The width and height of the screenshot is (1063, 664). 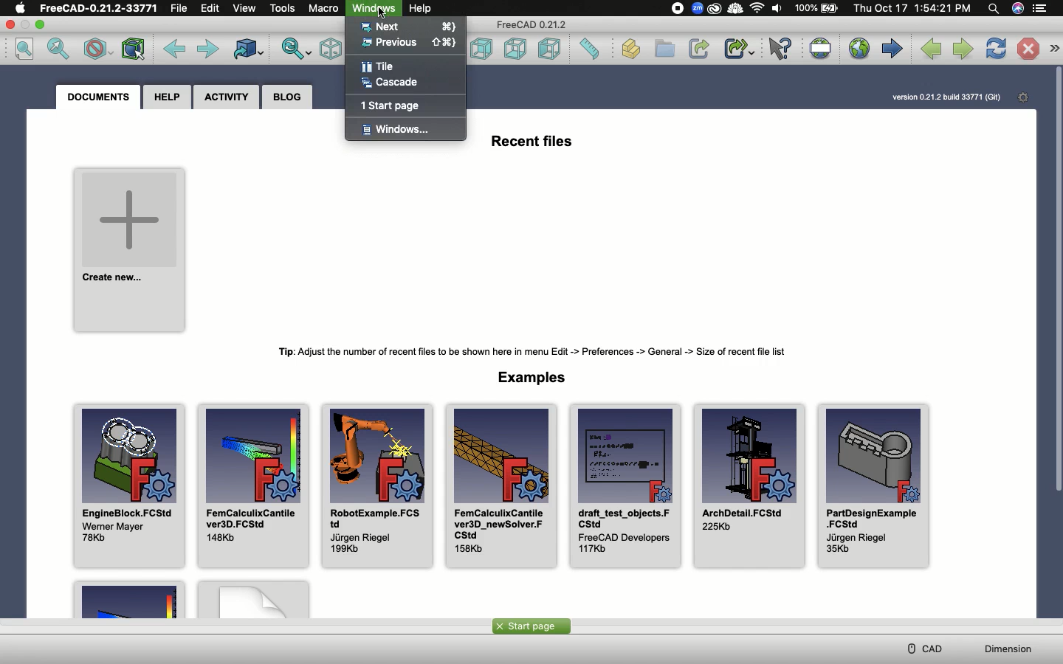 I want to click on Fit selection, so click(x=61, y=48).